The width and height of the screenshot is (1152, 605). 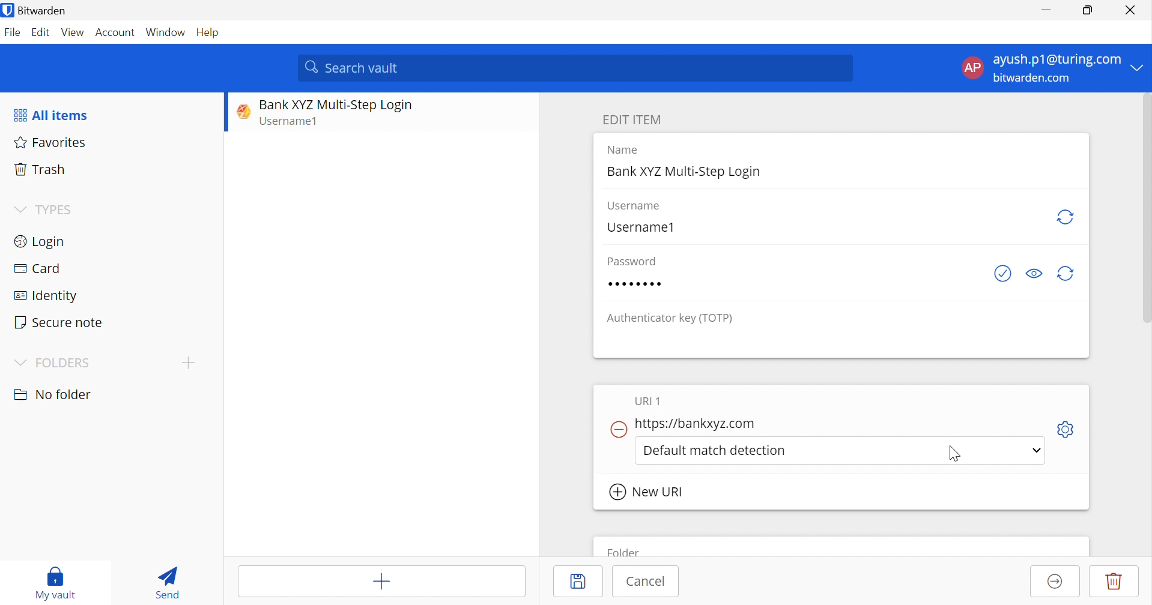 What do you see at coordinates (189, 362) in the screenshot?
I see `Add folder` at bounding box center [189, 362].